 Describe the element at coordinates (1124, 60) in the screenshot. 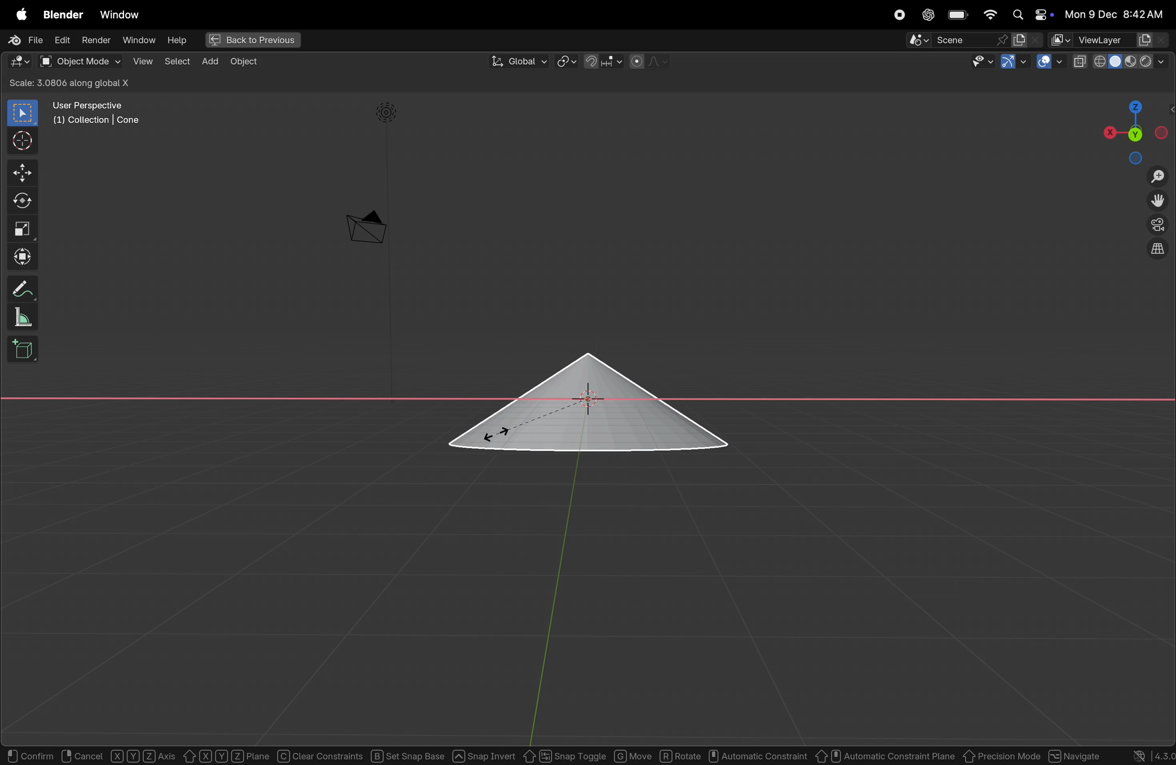

I see `view port shading` at that location.